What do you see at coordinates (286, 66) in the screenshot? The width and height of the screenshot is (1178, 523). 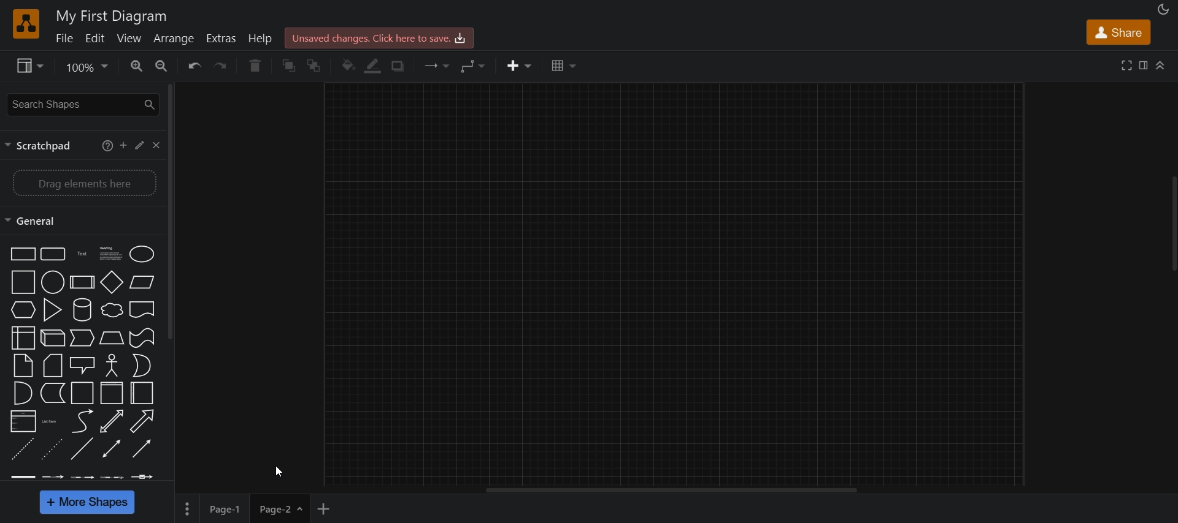 I see `to front` at bounding box center [286, 66].